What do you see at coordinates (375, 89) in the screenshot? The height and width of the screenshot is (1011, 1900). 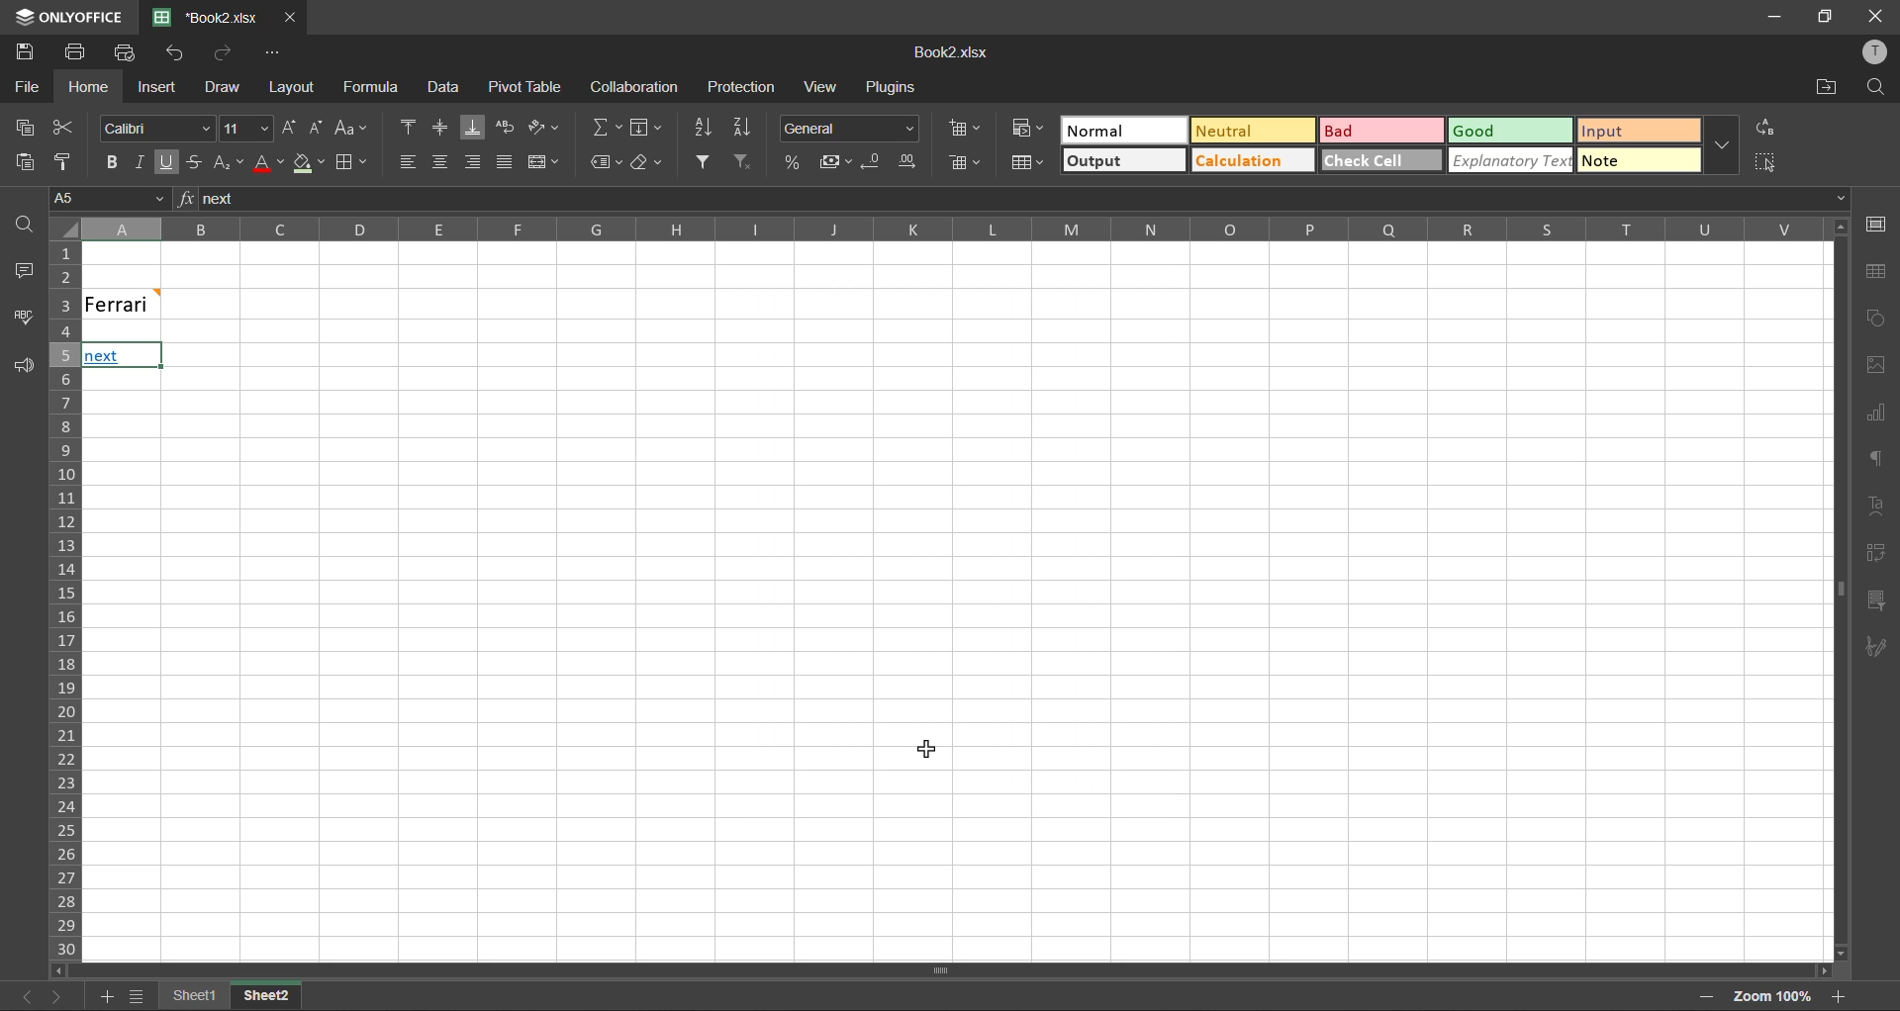 I see `formula` at bounding box center [375, 89].